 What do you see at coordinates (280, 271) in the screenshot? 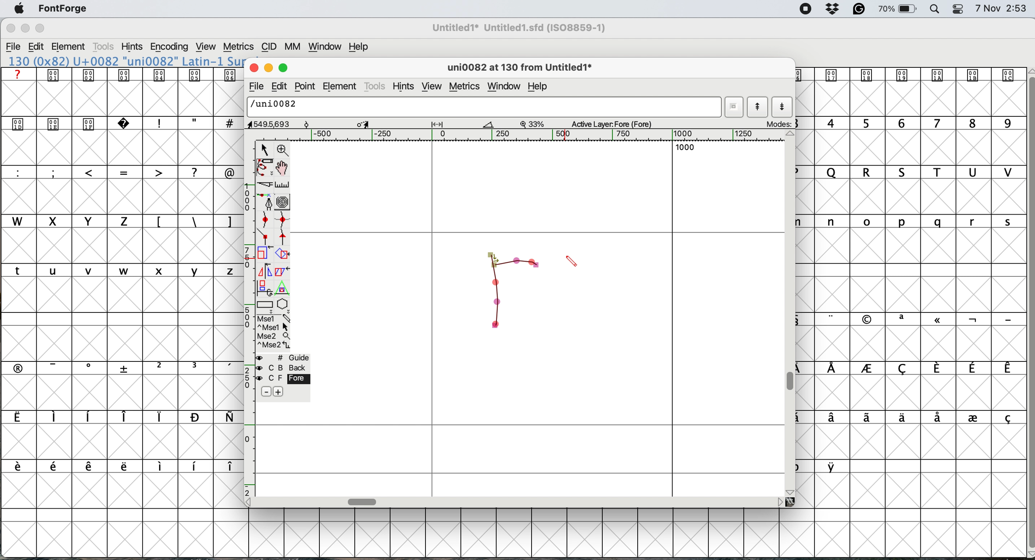
I see `skew selection` at bounding box center [280, 271].